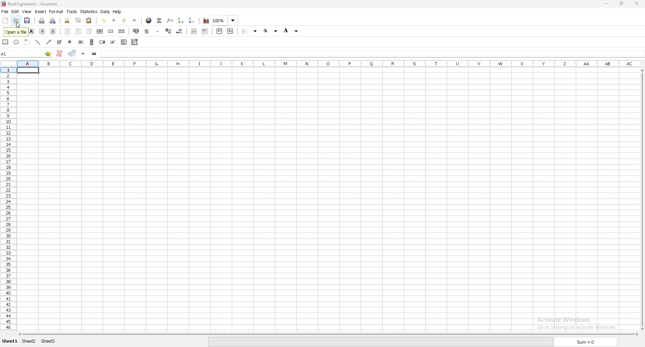  What do you see at coordinates (72, 12) in the screenshot?
I see `tools` at bounding box center [72, 12].